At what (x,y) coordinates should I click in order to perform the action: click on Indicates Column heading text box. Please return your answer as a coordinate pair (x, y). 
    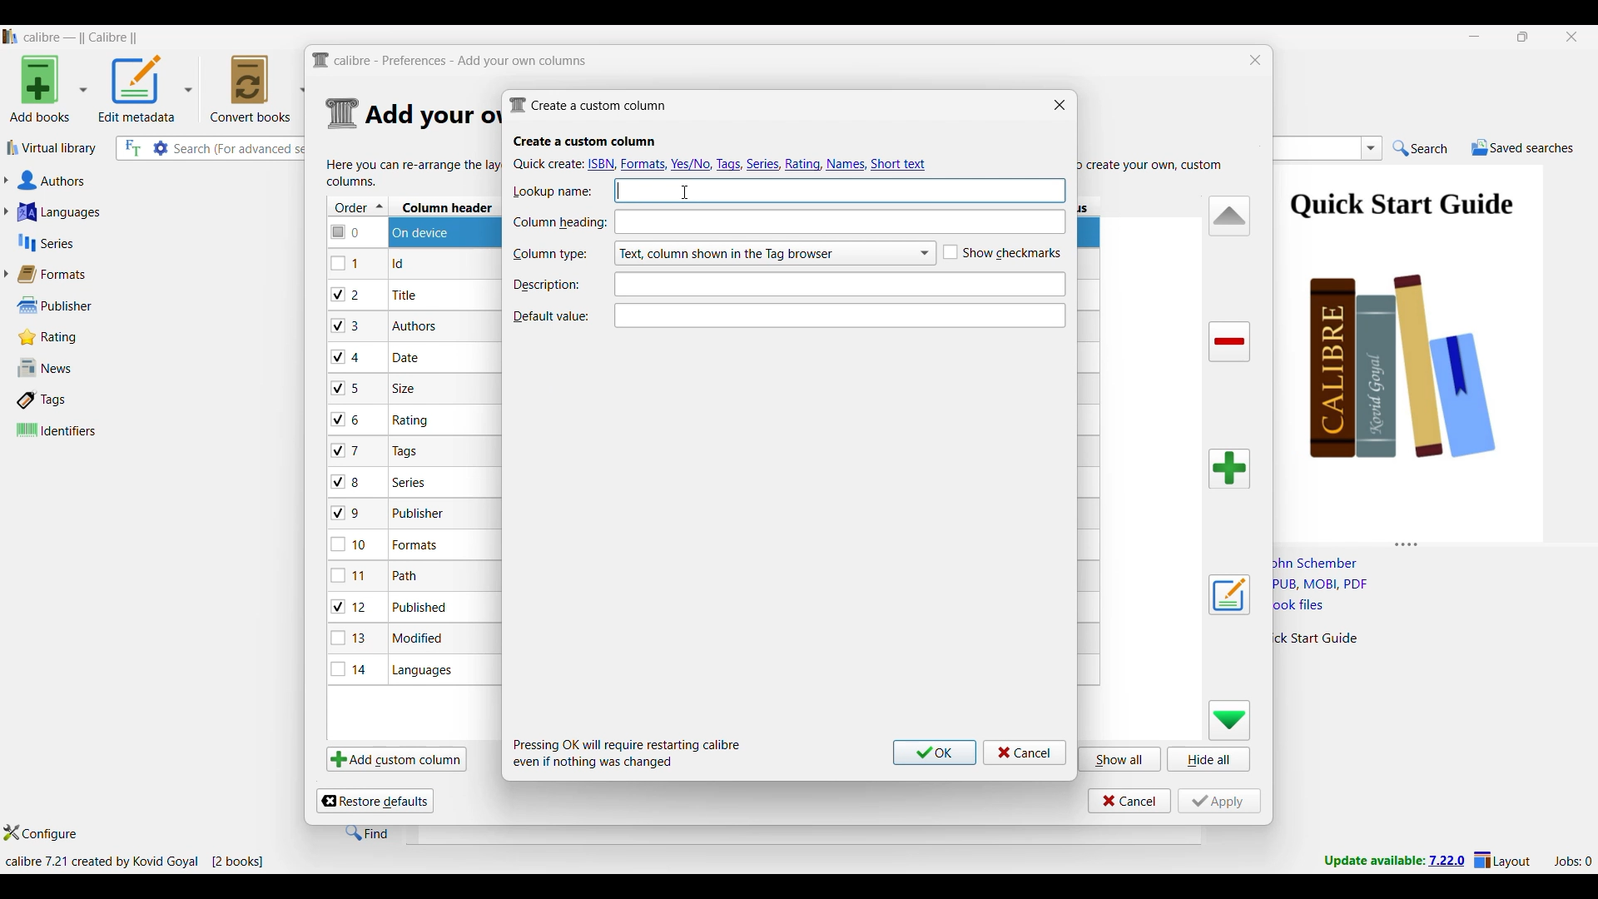
    Looking at the image, I should click on (559, 223).